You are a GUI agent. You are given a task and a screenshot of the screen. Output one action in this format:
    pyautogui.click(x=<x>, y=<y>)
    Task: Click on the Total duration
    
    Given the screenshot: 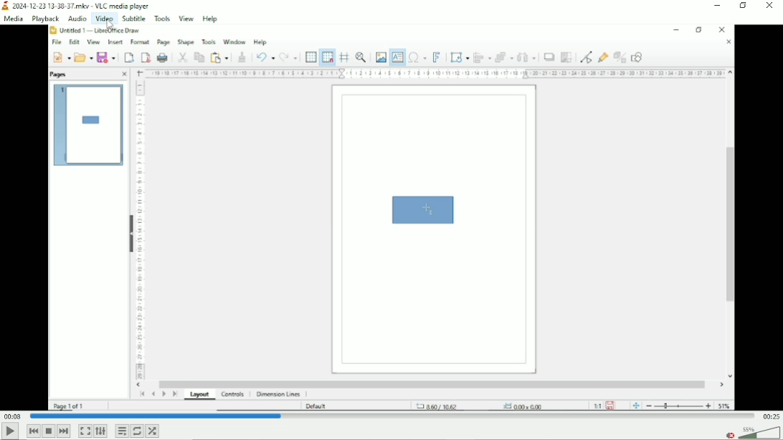 What is the action you would take?
    pyautogui.click(x=770, y=416)
    